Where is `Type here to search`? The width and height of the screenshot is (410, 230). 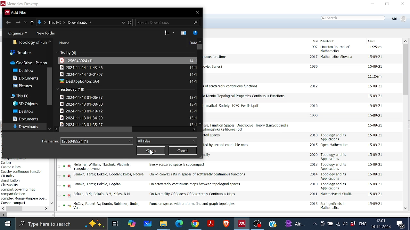 Type here to search is located at coordinates (61, 224).